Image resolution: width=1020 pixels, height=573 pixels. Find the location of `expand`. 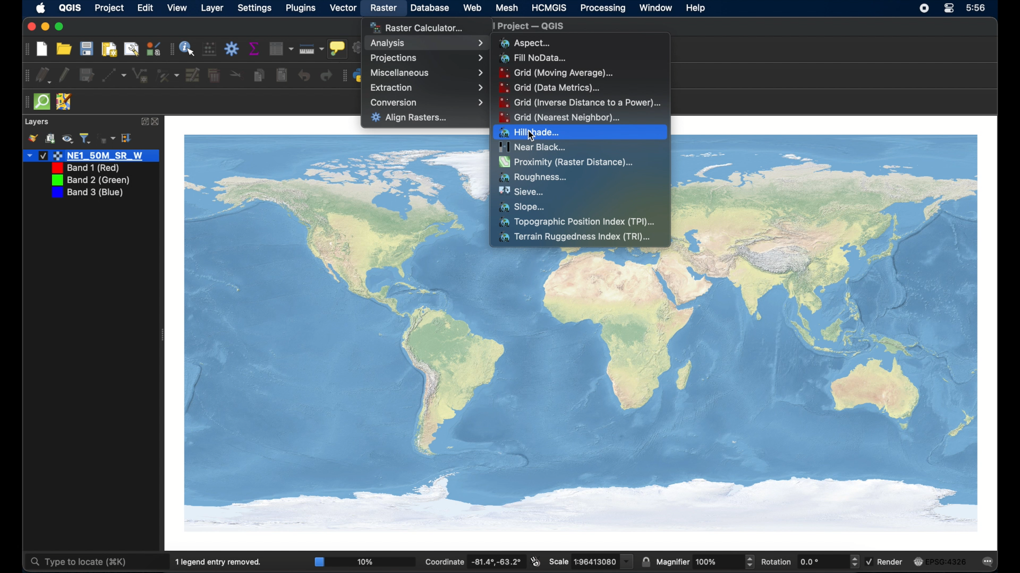

expand is located at coordinates (129, 138).